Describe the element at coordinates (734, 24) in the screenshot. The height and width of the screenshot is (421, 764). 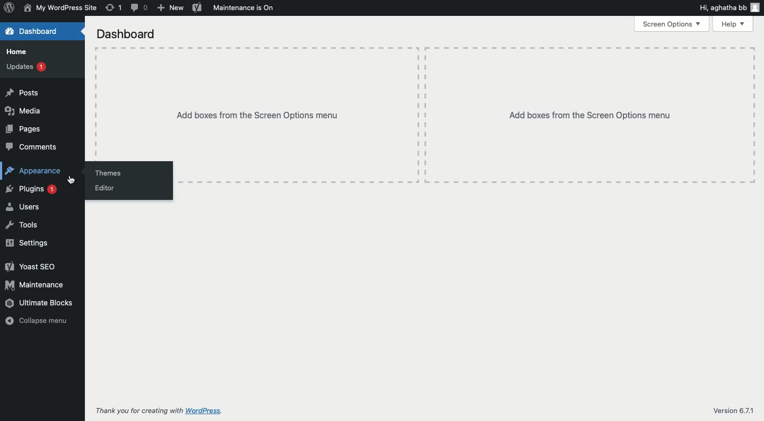
I see `Help` at that location.